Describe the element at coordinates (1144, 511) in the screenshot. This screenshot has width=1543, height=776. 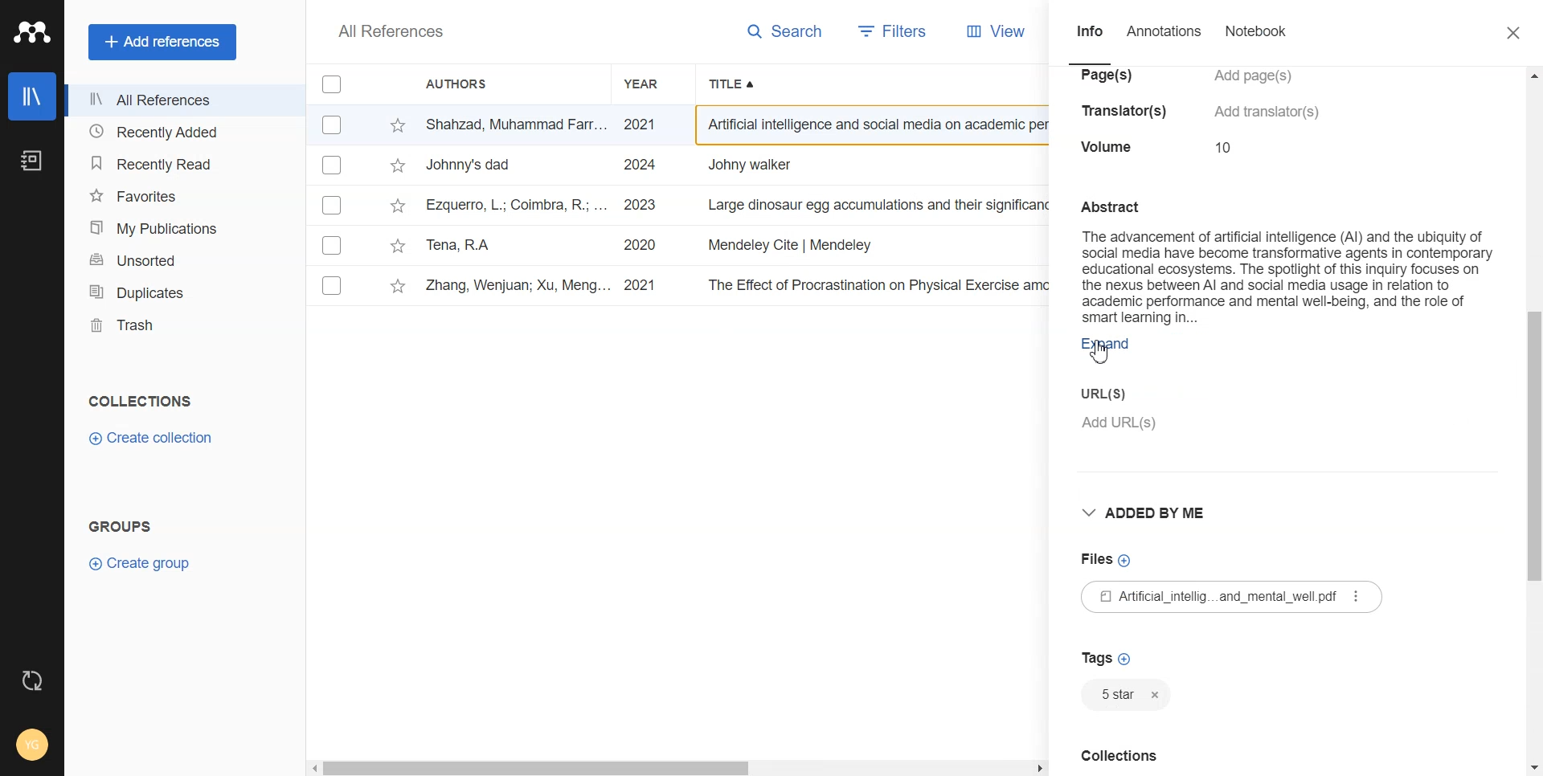
I see `Drop down box` at that location.